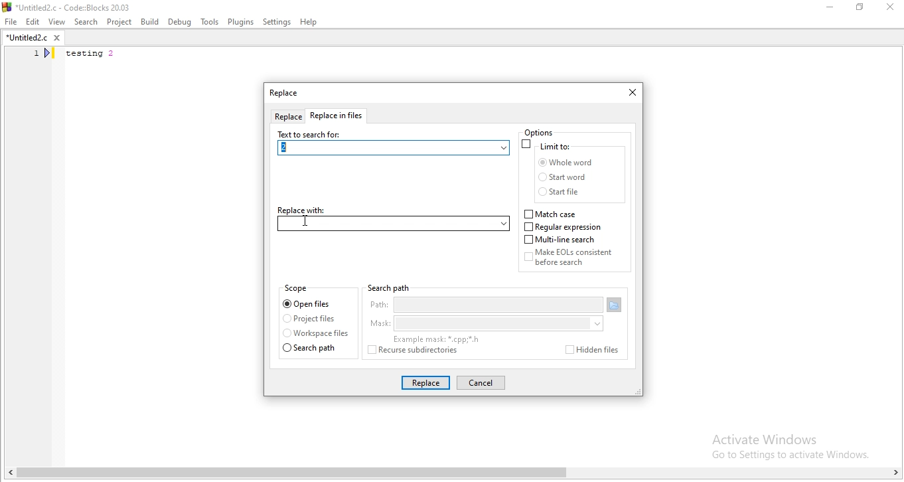  I want to click on start file, so click(562, 192).